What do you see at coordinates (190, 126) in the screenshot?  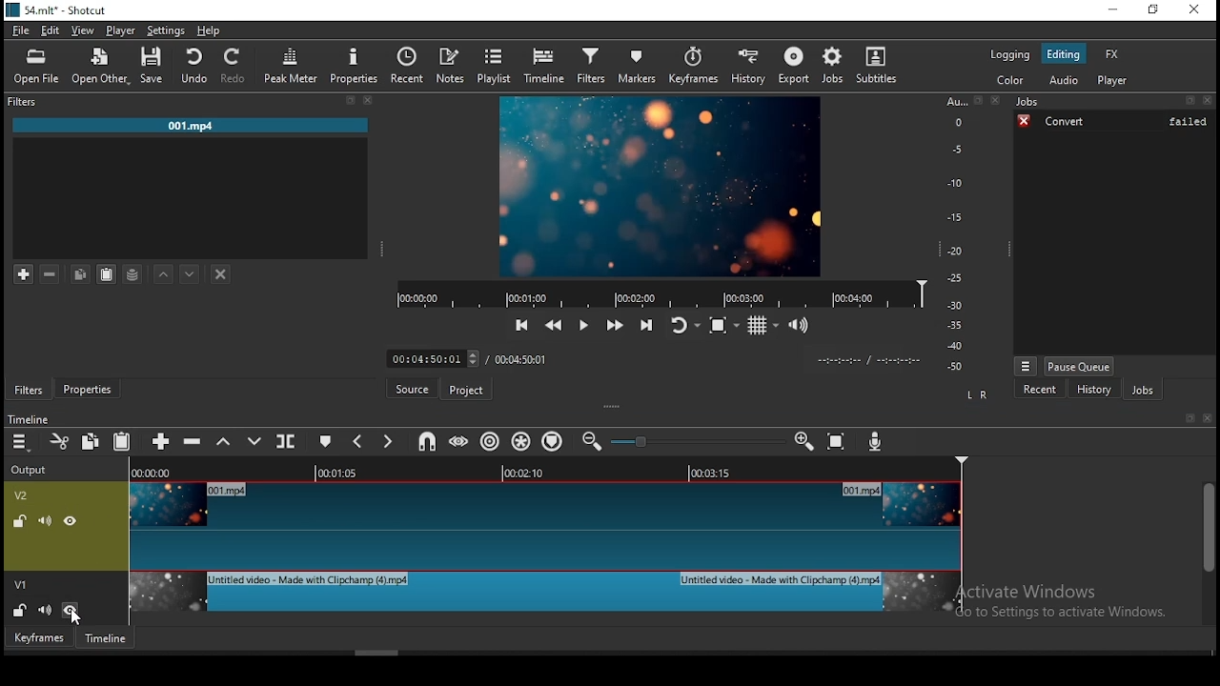 I see `001.MP4` at bounding box center [190, 126].